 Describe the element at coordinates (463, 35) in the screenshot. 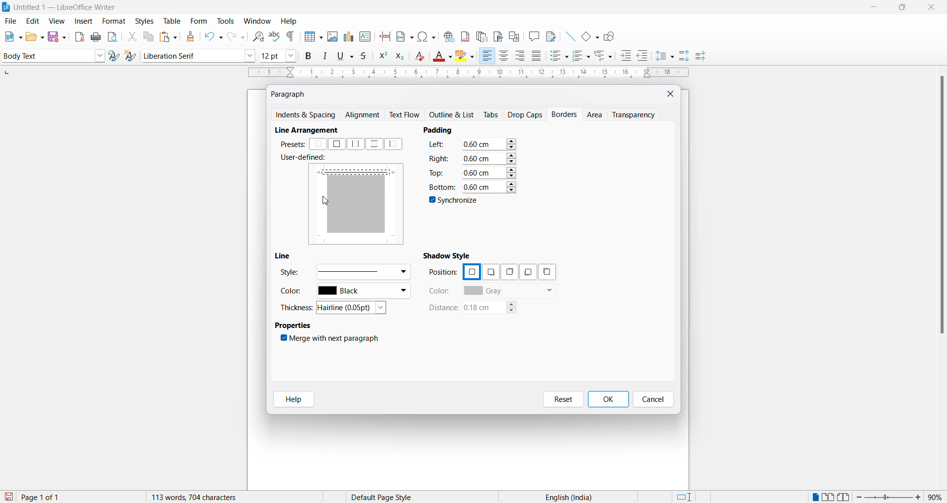

I see `insert footnote` at that location.